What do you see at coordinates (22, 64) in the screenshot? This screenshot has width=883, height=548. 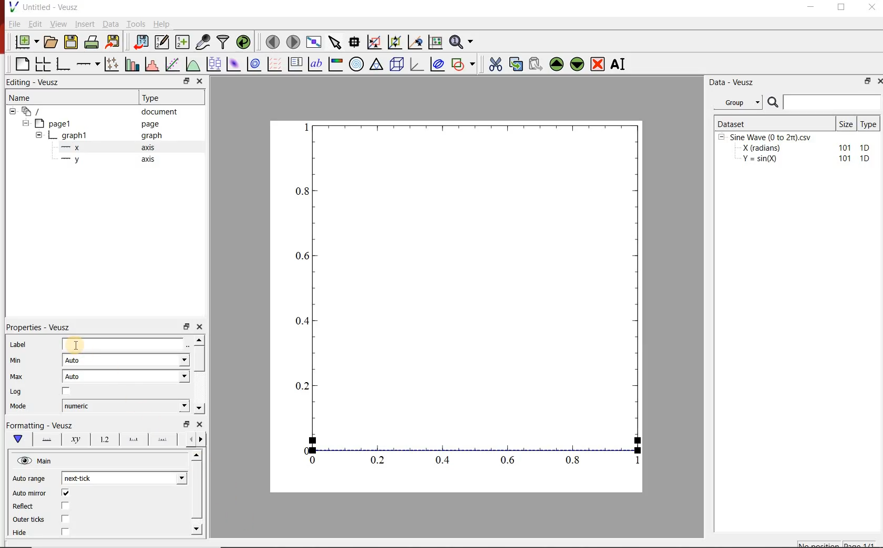 I see `Blank page` at bounding box center [22, 64].